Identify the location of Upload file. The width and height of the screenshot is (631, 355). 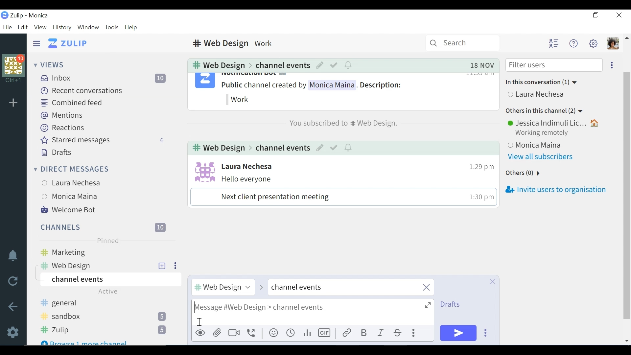
(218, 332).